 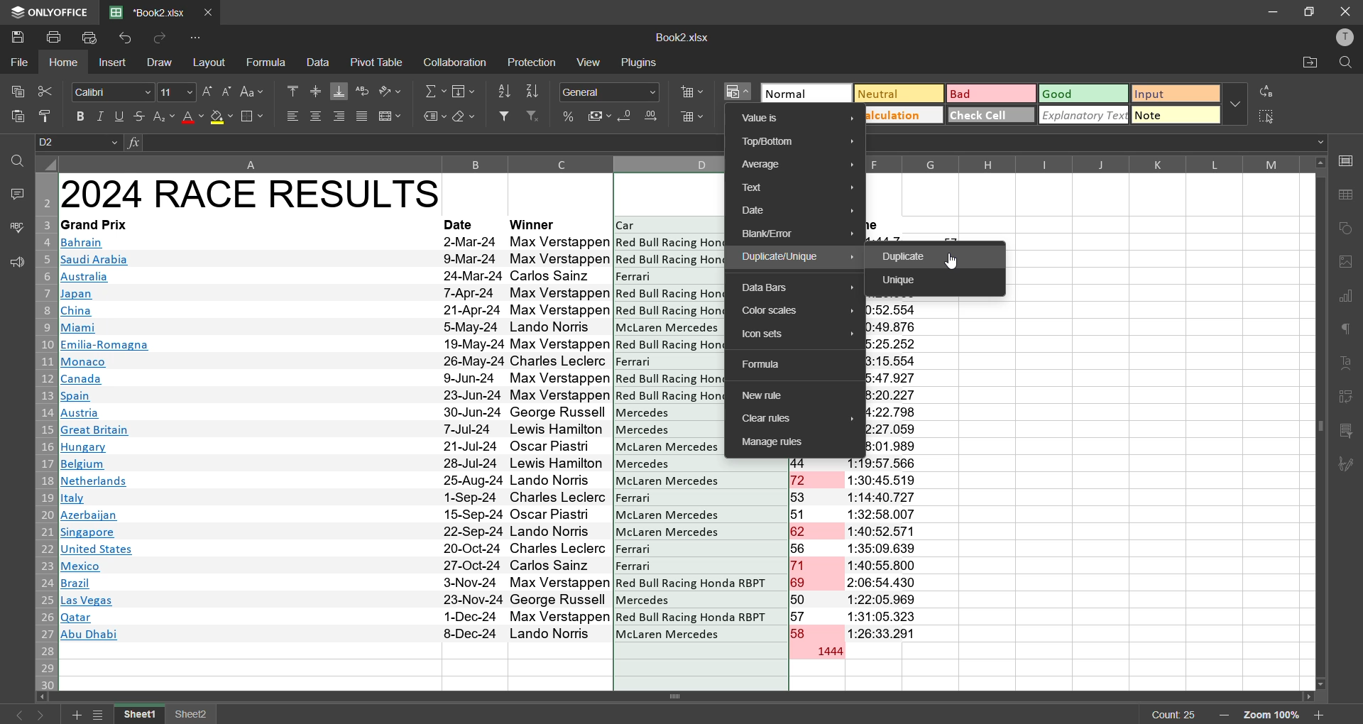 What do you see at coordinates (628, 225) in the screenshot?
I see `car` at bounding box center [628, 225].